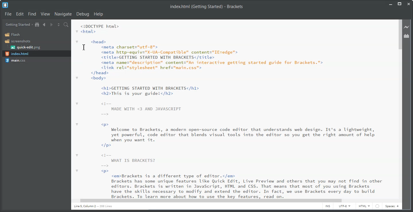  Describe the element at coordinates (328, 206) in the screenshot. I see `INS` at that location.